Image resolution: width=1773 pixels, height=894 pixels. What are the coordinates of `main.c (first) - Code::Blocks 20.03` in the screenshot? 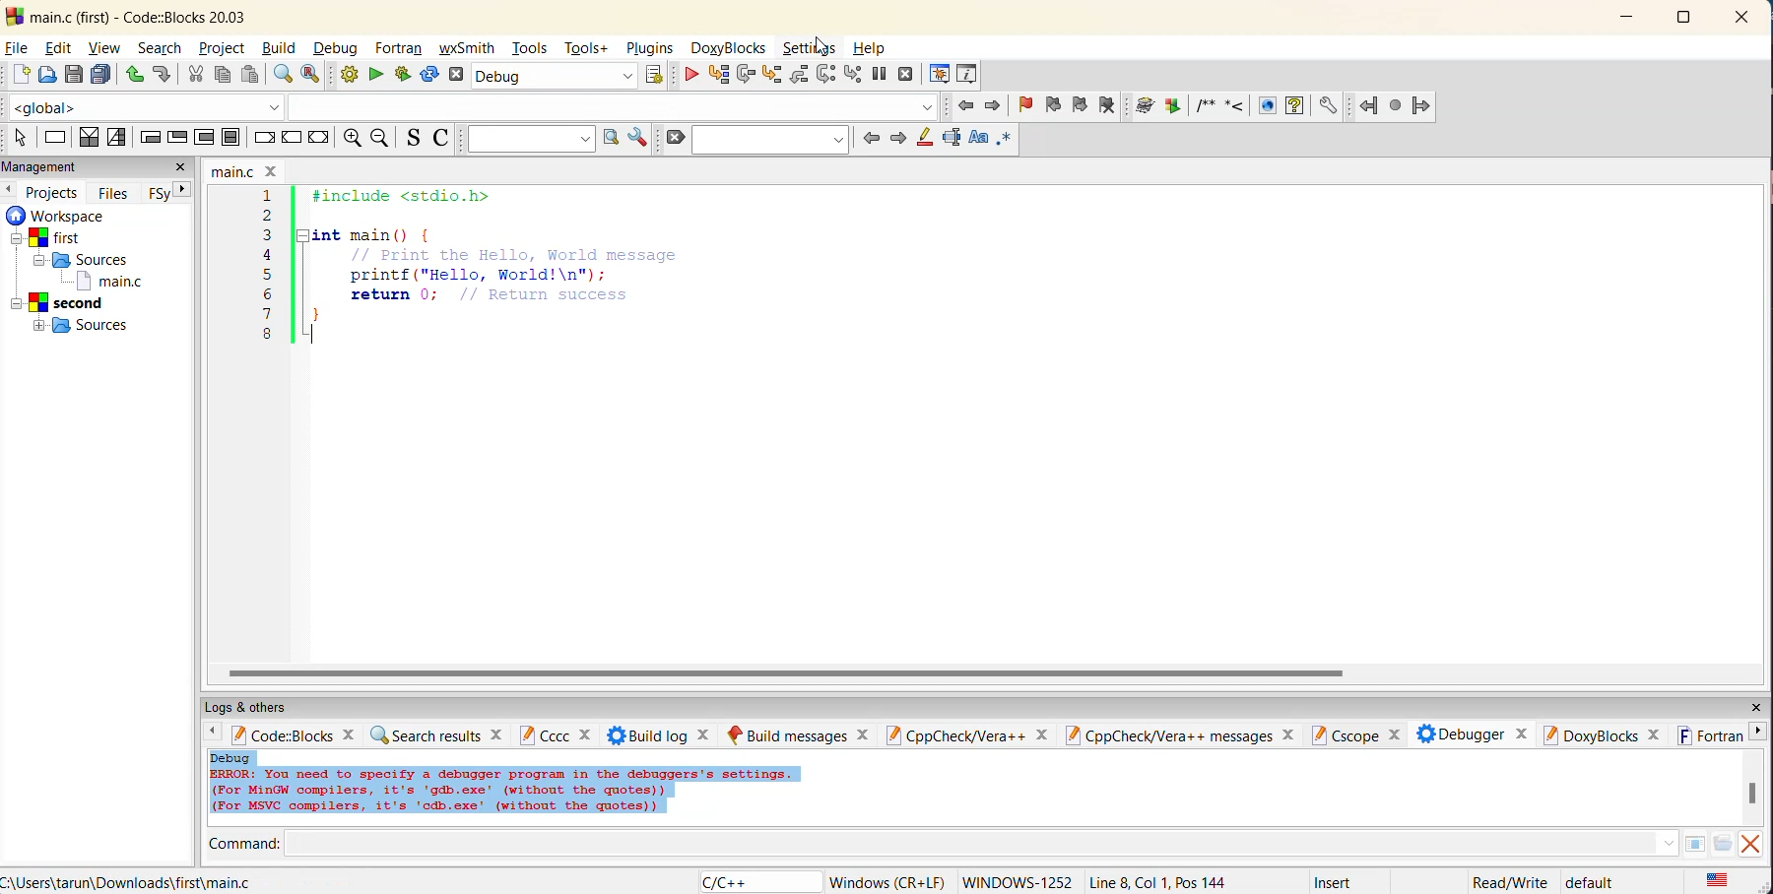 It's located at (132, 17).